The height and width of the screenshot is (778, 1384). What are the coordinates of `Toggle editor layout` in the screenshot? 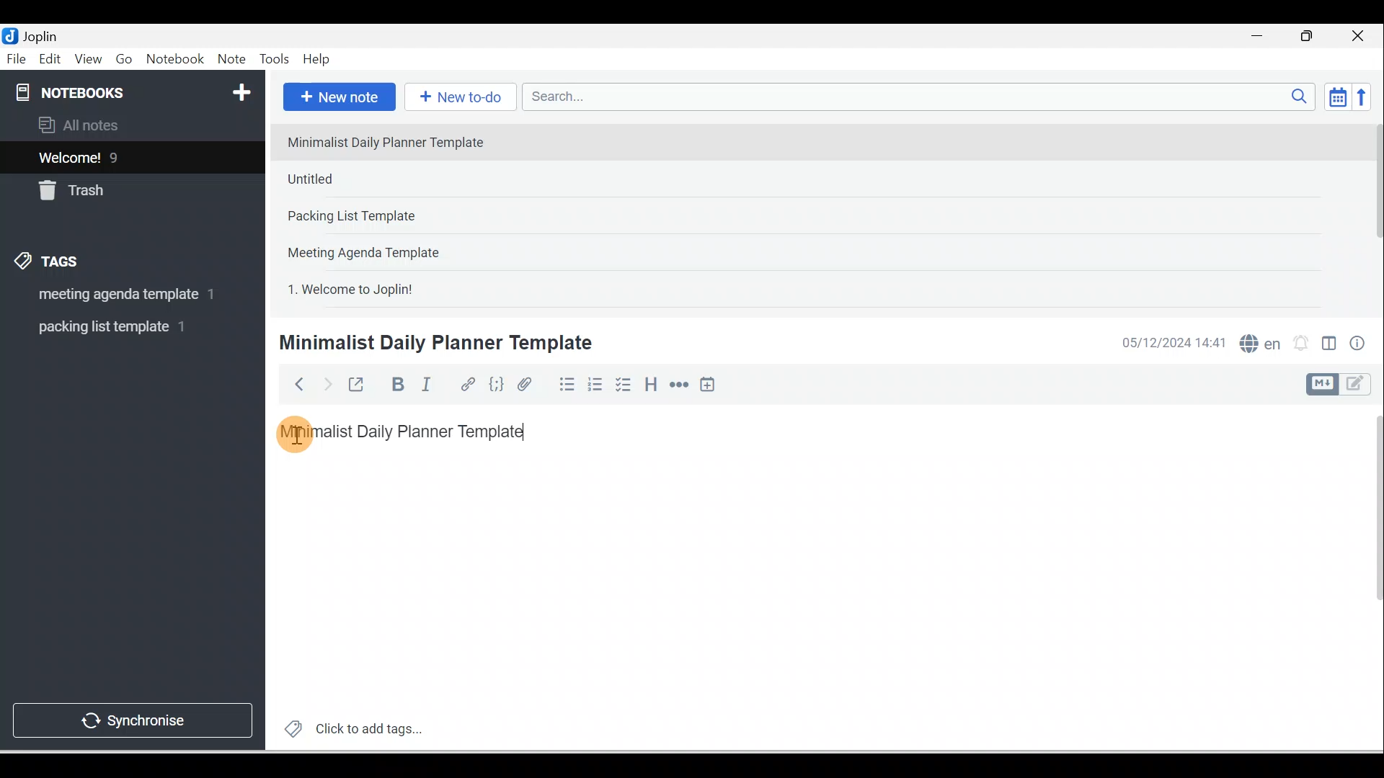 It's located at (1344, 385).